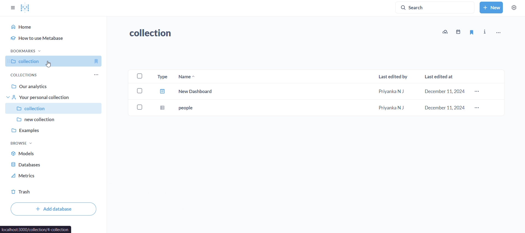  Describe the element at coordinates (479, 91) in the screenshot. I see `more options` at that location.